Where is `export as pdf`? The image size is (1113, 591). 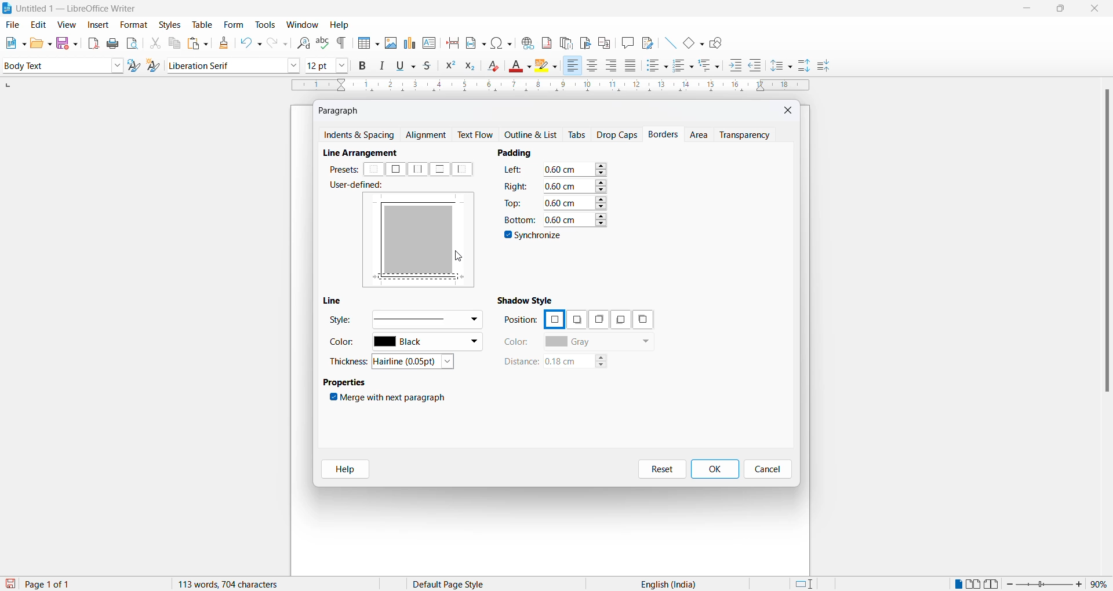
export as pdf is located at coordinates (94, 42).